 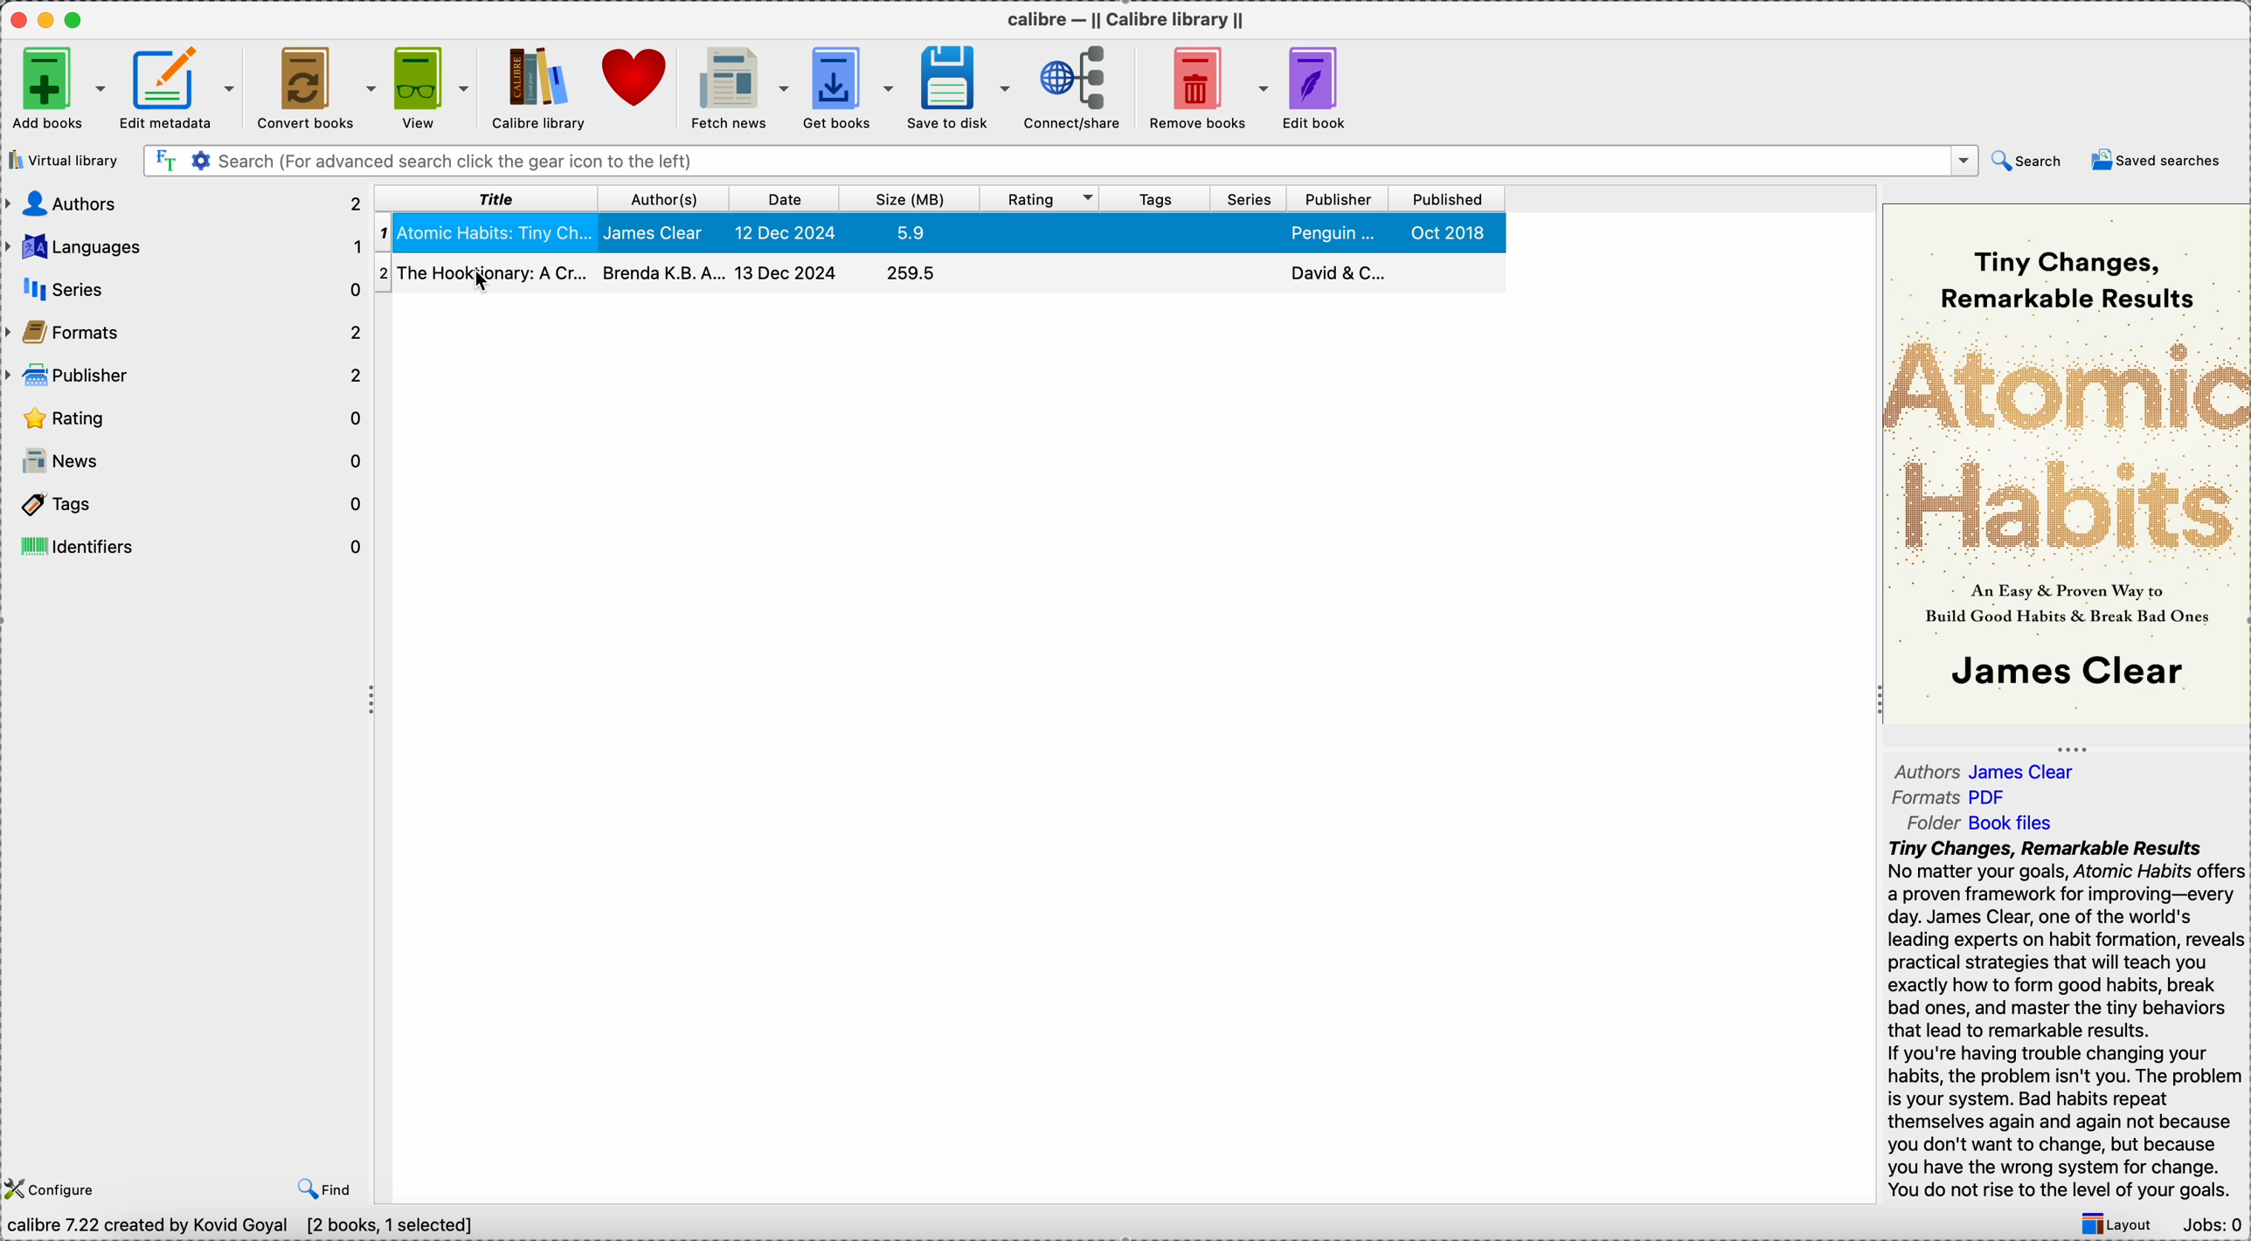 What do you see at coordinates (2064, 465) in the screenshot?
I see `book cover preview` at bounding box center [2064, 465].